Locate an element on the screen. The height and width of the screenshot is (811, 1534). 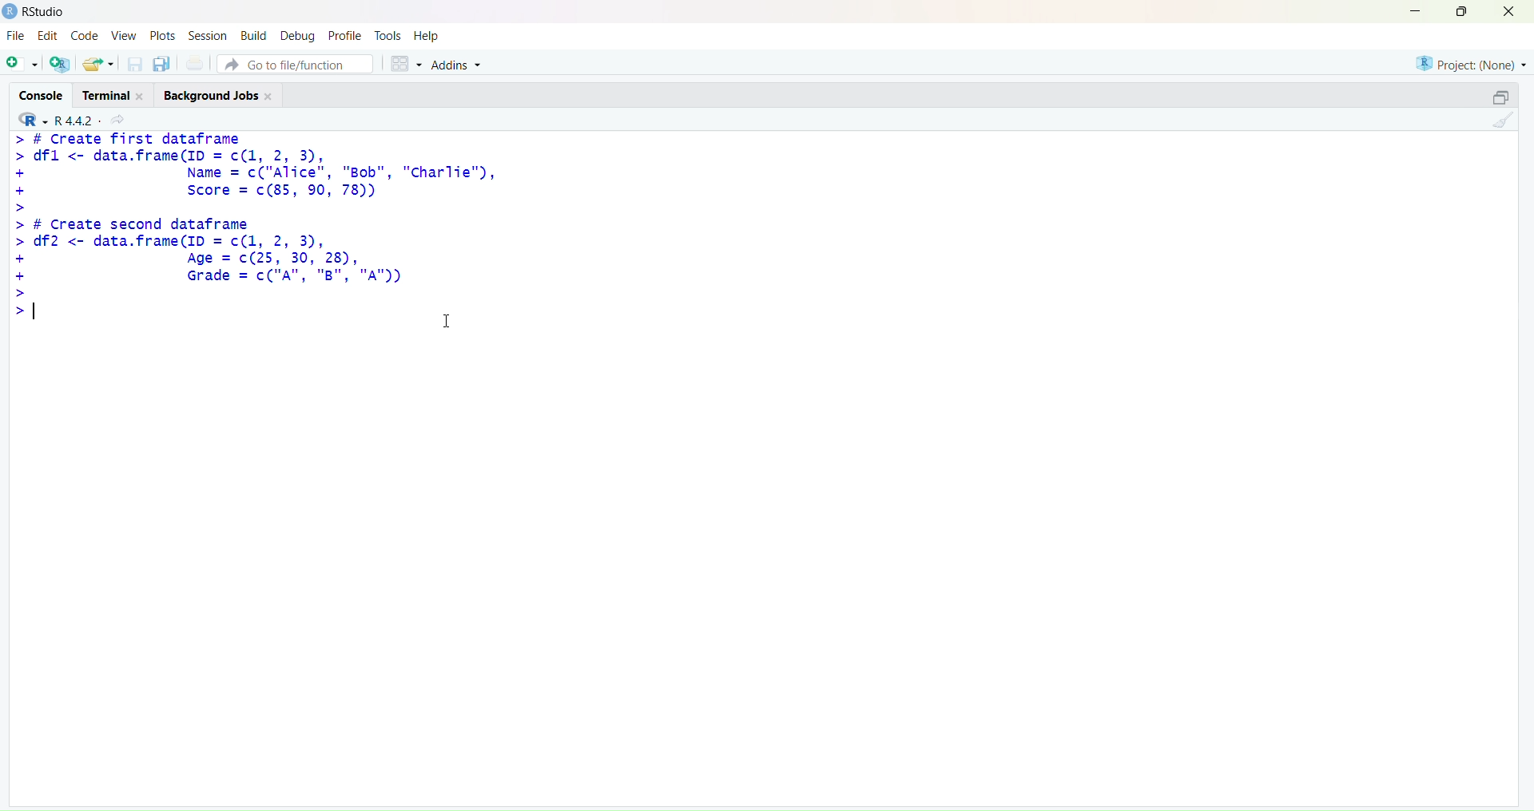
Tools is located at coordinates (387, 36).